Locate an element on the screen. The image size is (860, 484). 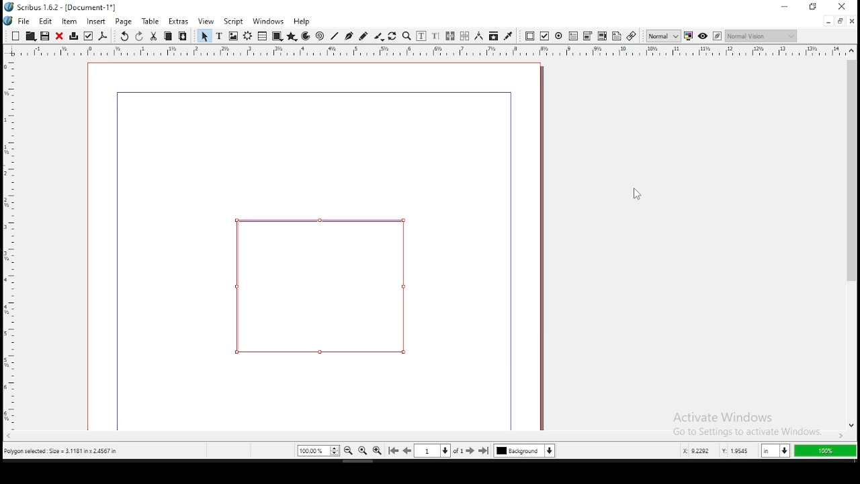
zoom in is located at coordinates (378, 451).